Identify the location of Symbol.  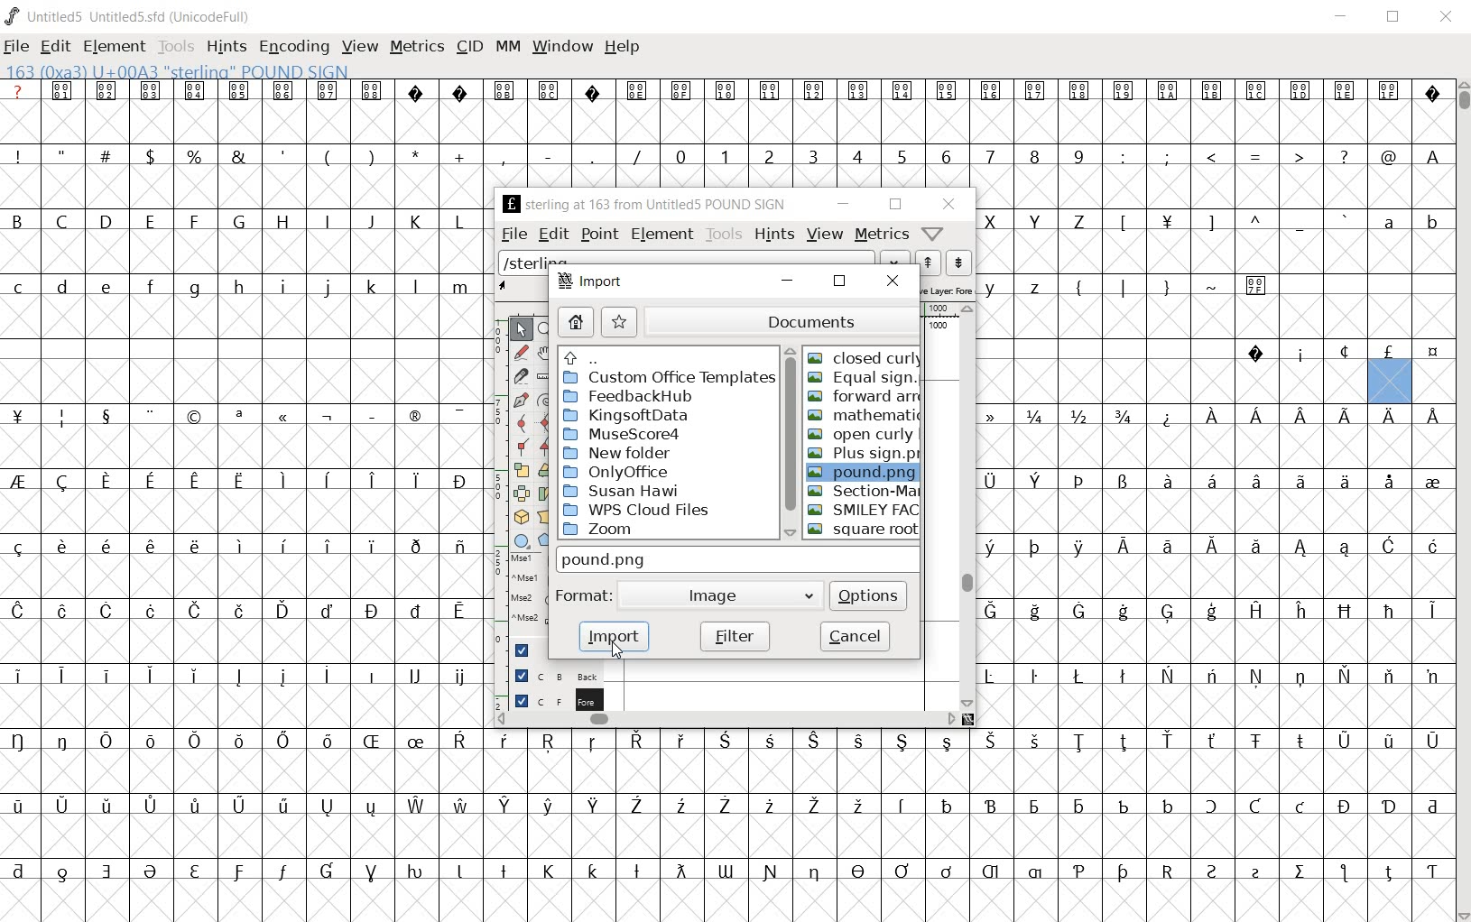
(327, 609).